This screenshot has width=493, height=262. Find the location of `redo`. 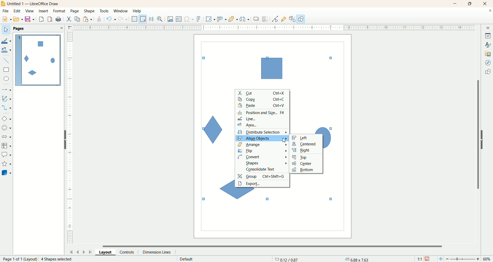

redo is located at coordinates (124, 19).